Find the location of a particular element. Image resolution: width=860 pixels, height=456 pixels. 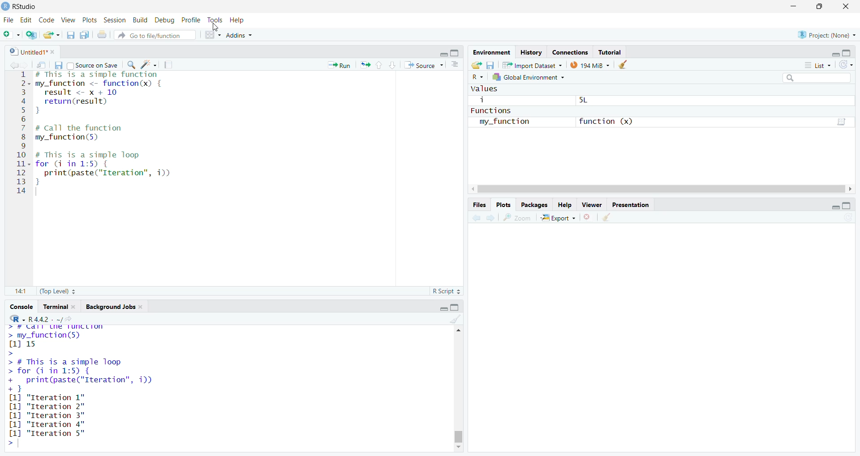

session is located at coordinates (114, 19).